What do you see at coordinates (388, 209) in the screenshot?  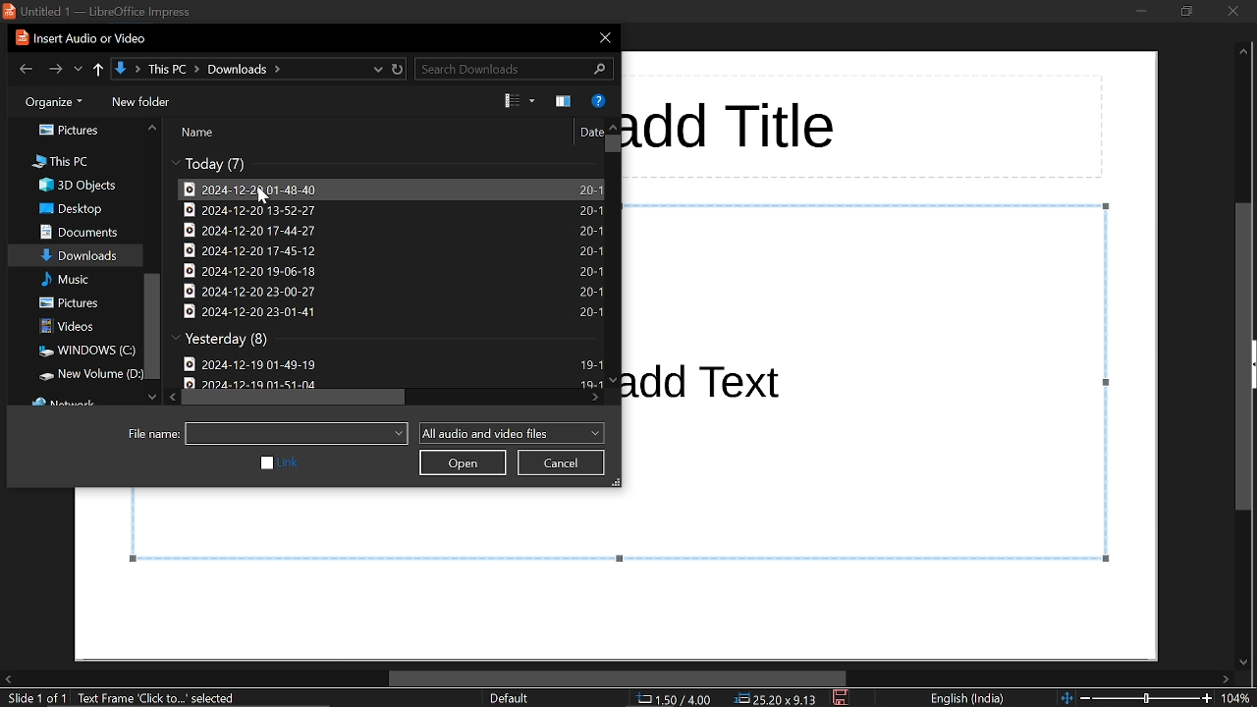 I see `file titled "2024-12-20 13-52-27"` at bounding box center [388, 209].